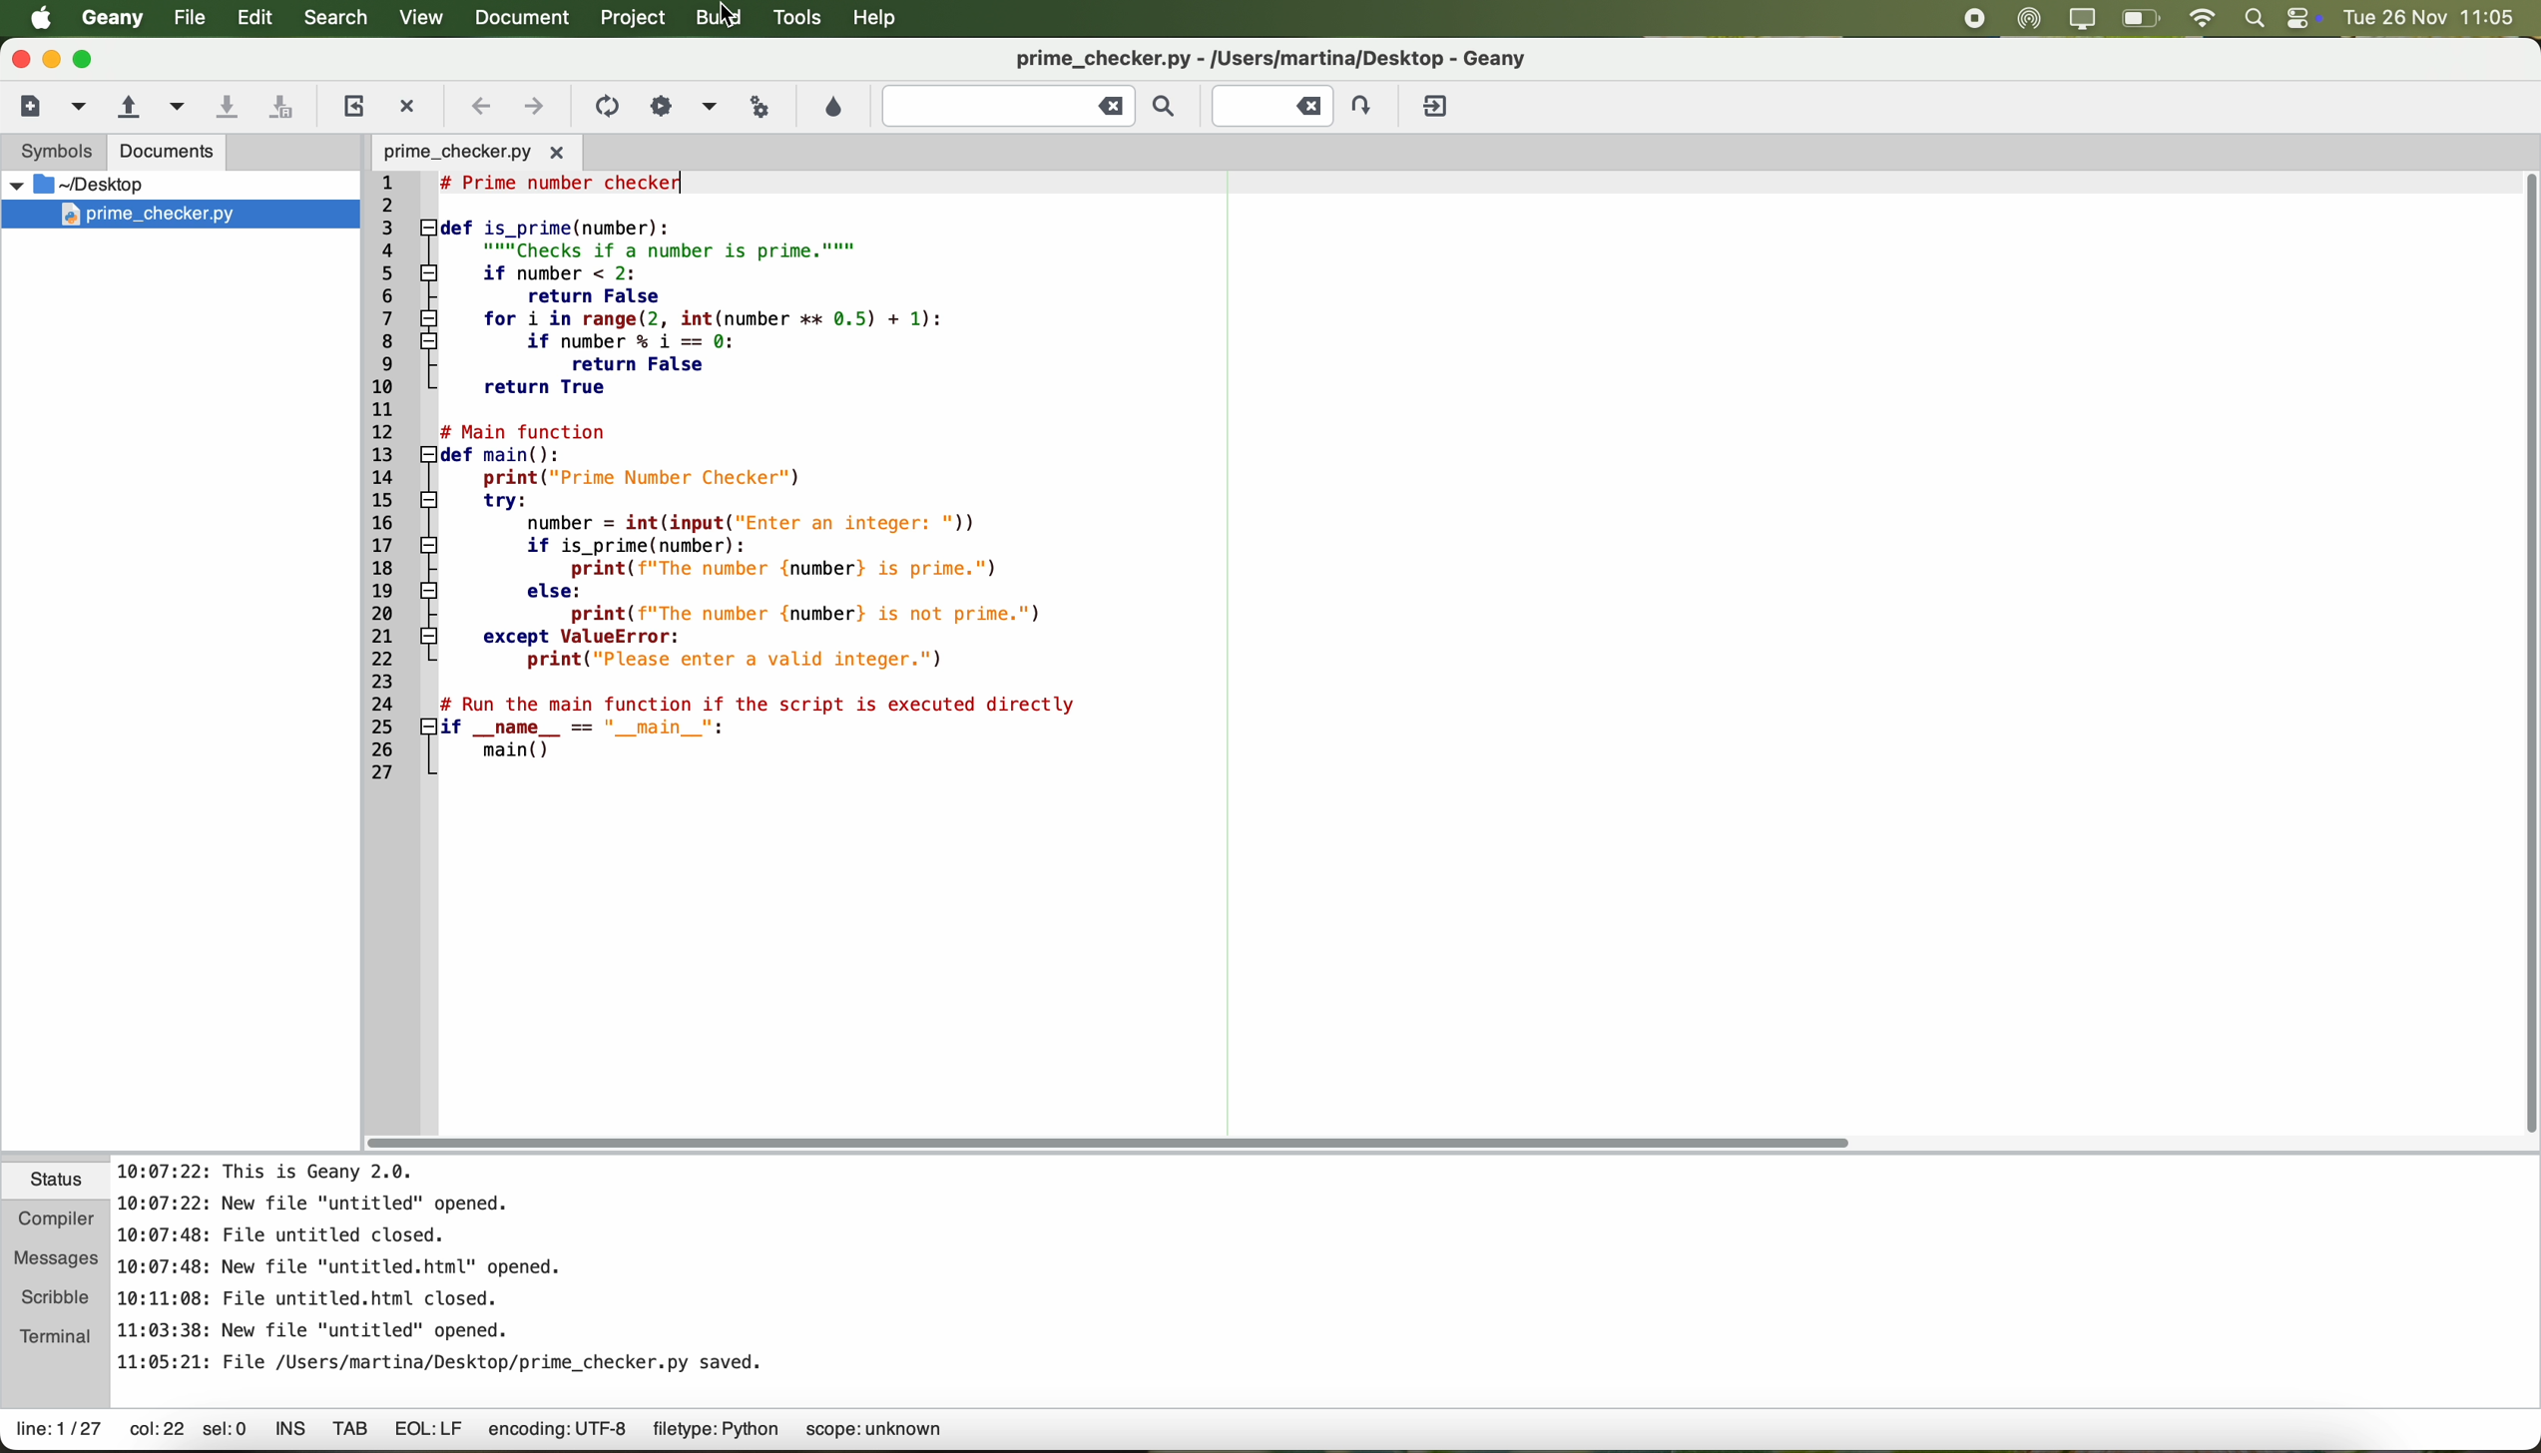 Image resolution: width=2541 pixels, height=1453 pixels. I want to click on choose color, so click(832, 107).